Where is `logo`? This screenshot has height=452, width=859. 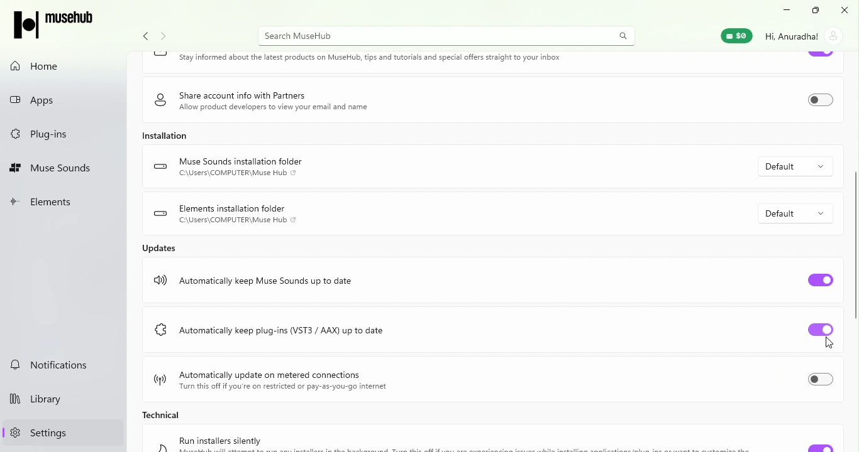
logo is located at coordinates (160, 55).